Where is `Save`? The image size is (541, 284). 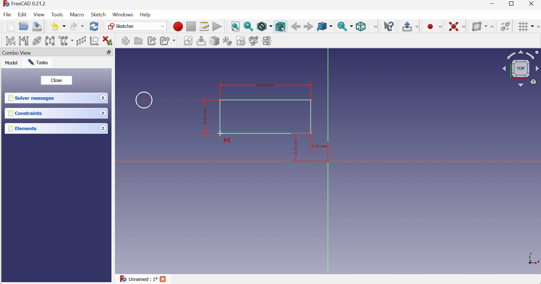 Save is located at coordinates (36, 27).